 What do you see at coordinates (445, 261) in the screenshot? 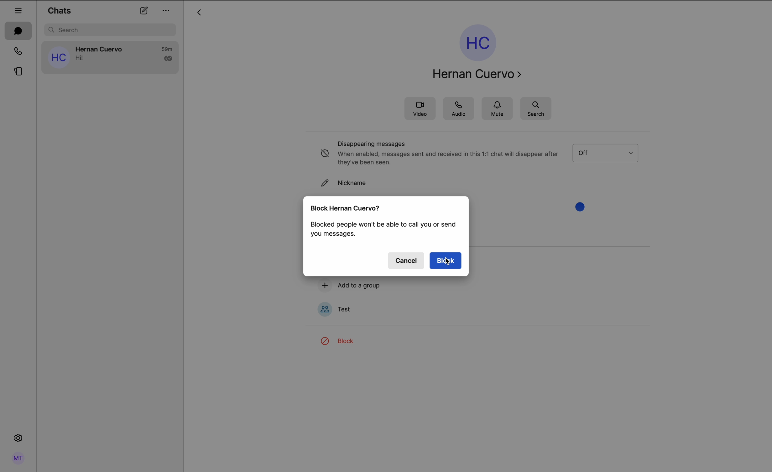
I see `block ` at bounding box center [445, 261].